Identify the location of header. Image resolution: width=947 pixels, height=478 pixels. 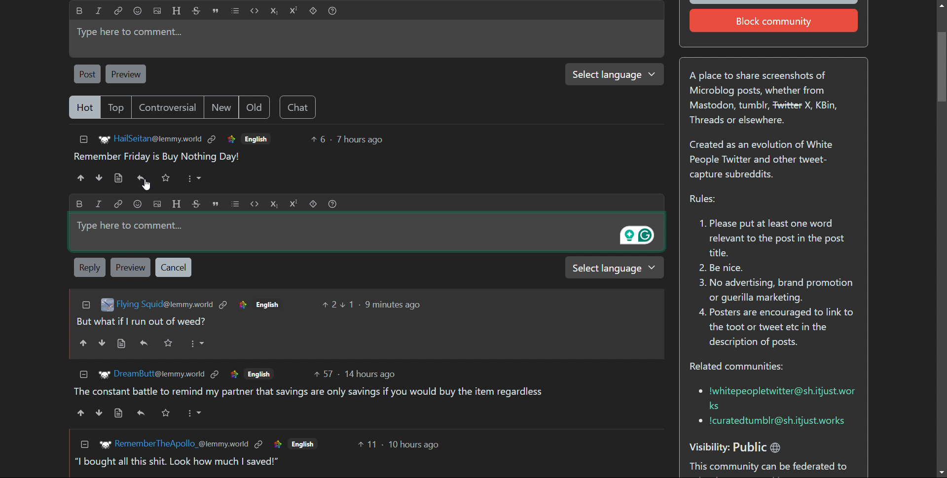
(177, 10).